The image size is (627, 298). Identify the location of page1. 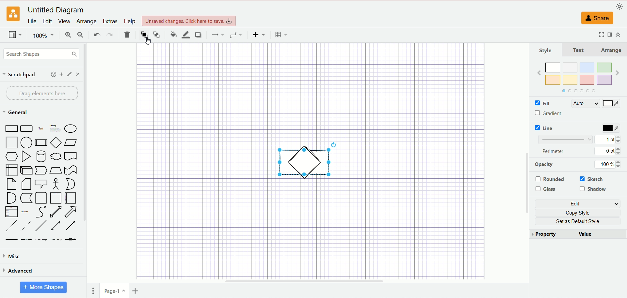
(117, 291).